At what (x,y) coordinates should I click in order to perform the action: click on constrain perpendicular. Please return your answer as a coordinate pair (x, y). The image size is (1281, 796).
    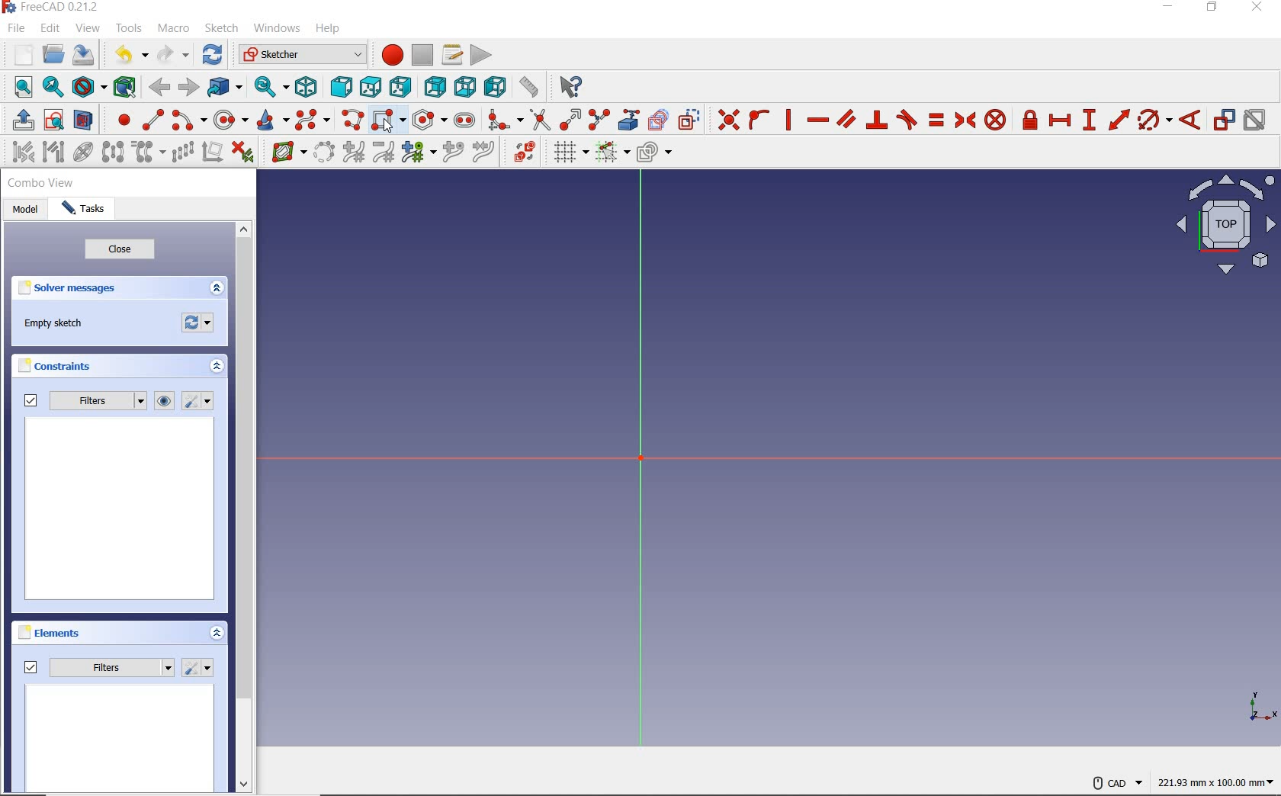
    Looking at the image, I should click on (877, 120).